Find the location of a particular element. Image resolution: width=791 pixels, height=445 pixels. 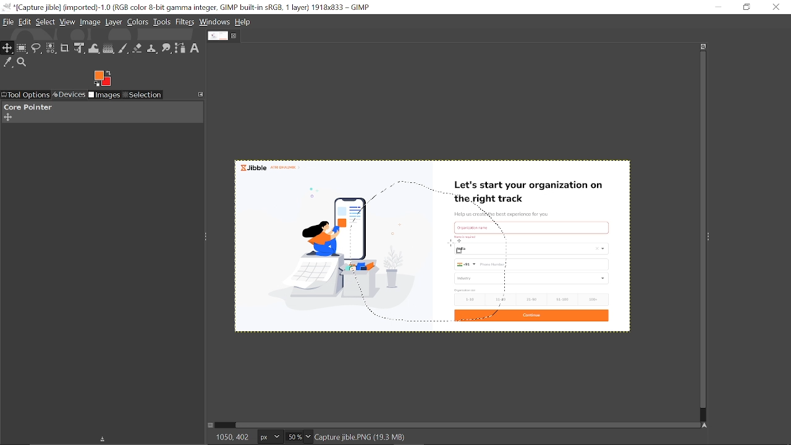

Image unit is located at coordinates (271, 438).